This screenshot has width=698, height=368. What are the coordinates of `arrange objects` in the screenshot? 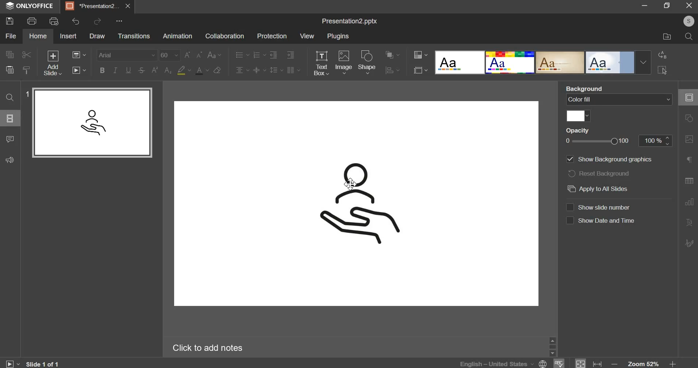 It's located at (393, 54).